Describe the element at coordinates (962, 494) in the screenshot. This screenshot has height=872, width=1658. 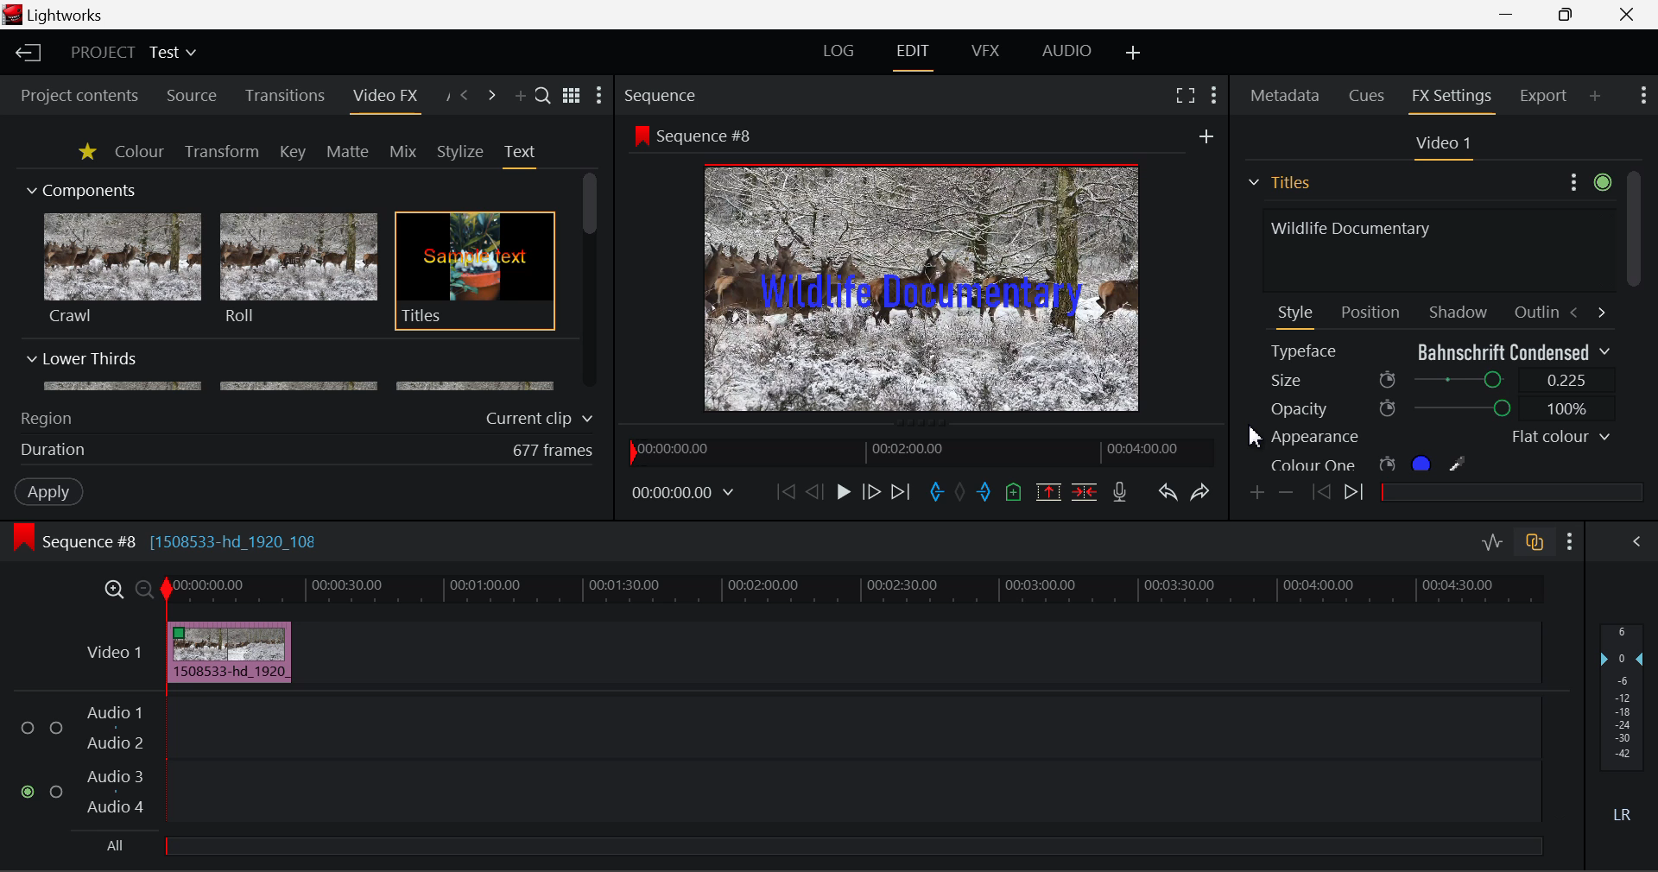
I see `Remove all marks` at that location.